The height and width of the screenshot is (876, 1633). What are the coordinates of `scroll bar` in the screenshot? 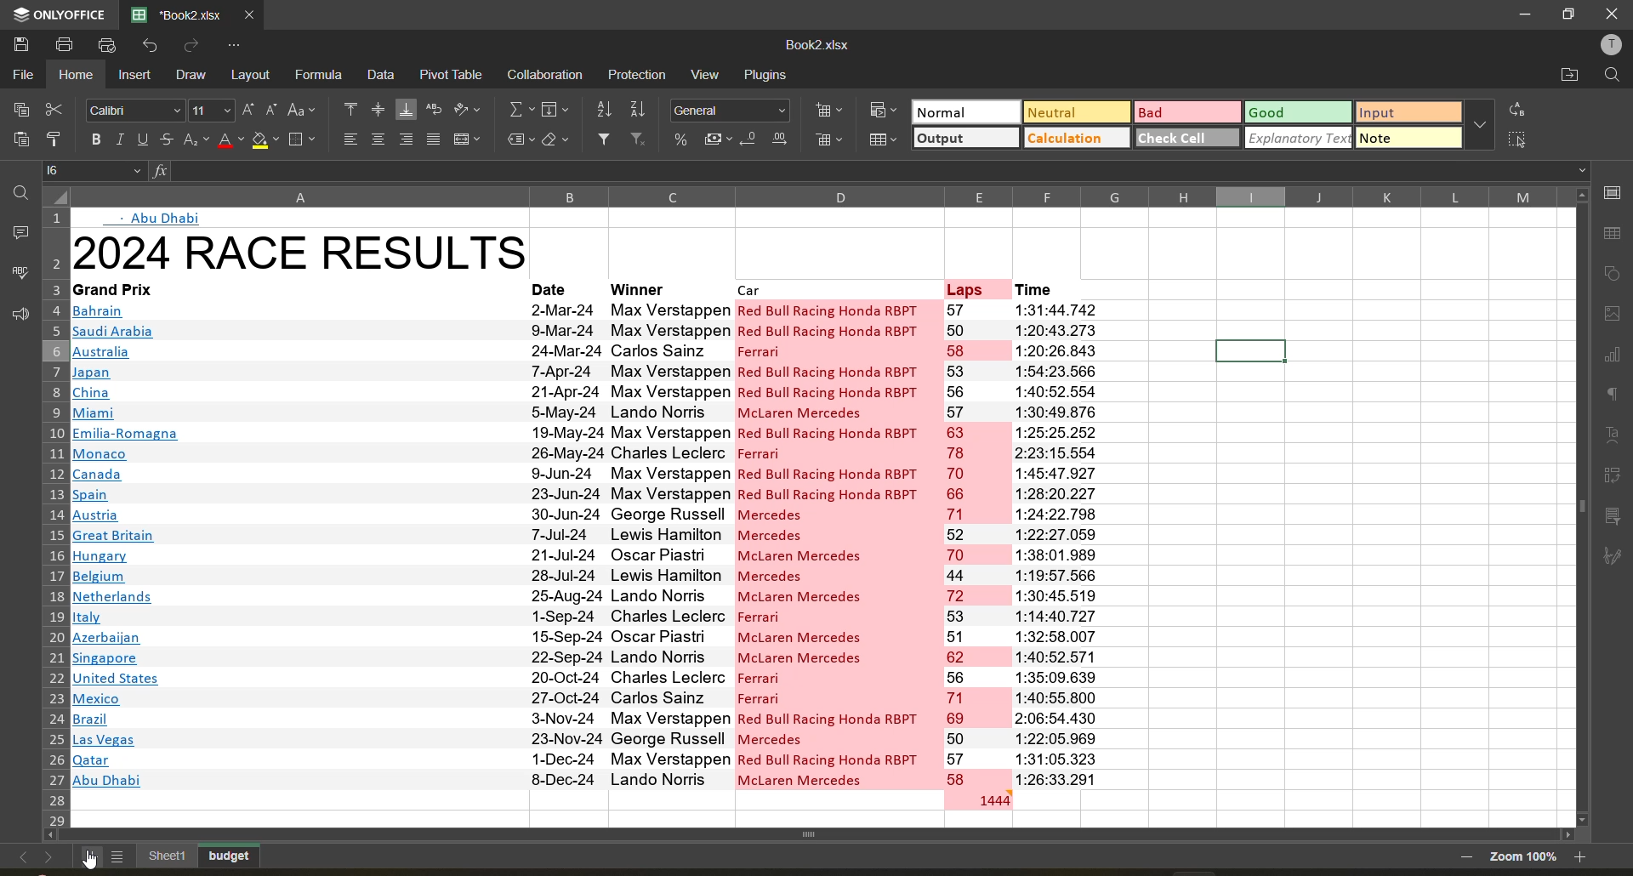 It's located at (1579, 469).